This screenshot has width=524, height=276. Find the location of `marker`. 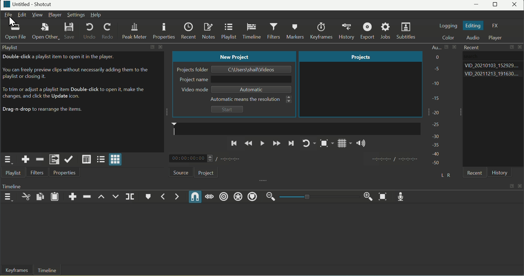

marker is located at coordinates (296, 128).